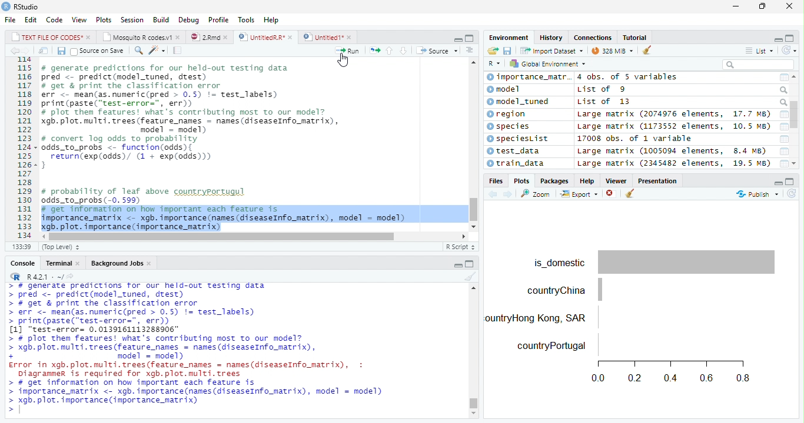 Image resolution: width=804 pixels, height=423 pixels. What do you see at coordinates (508, 50) in the screenshot?
I see `Save` at bounding box center [508, 50].